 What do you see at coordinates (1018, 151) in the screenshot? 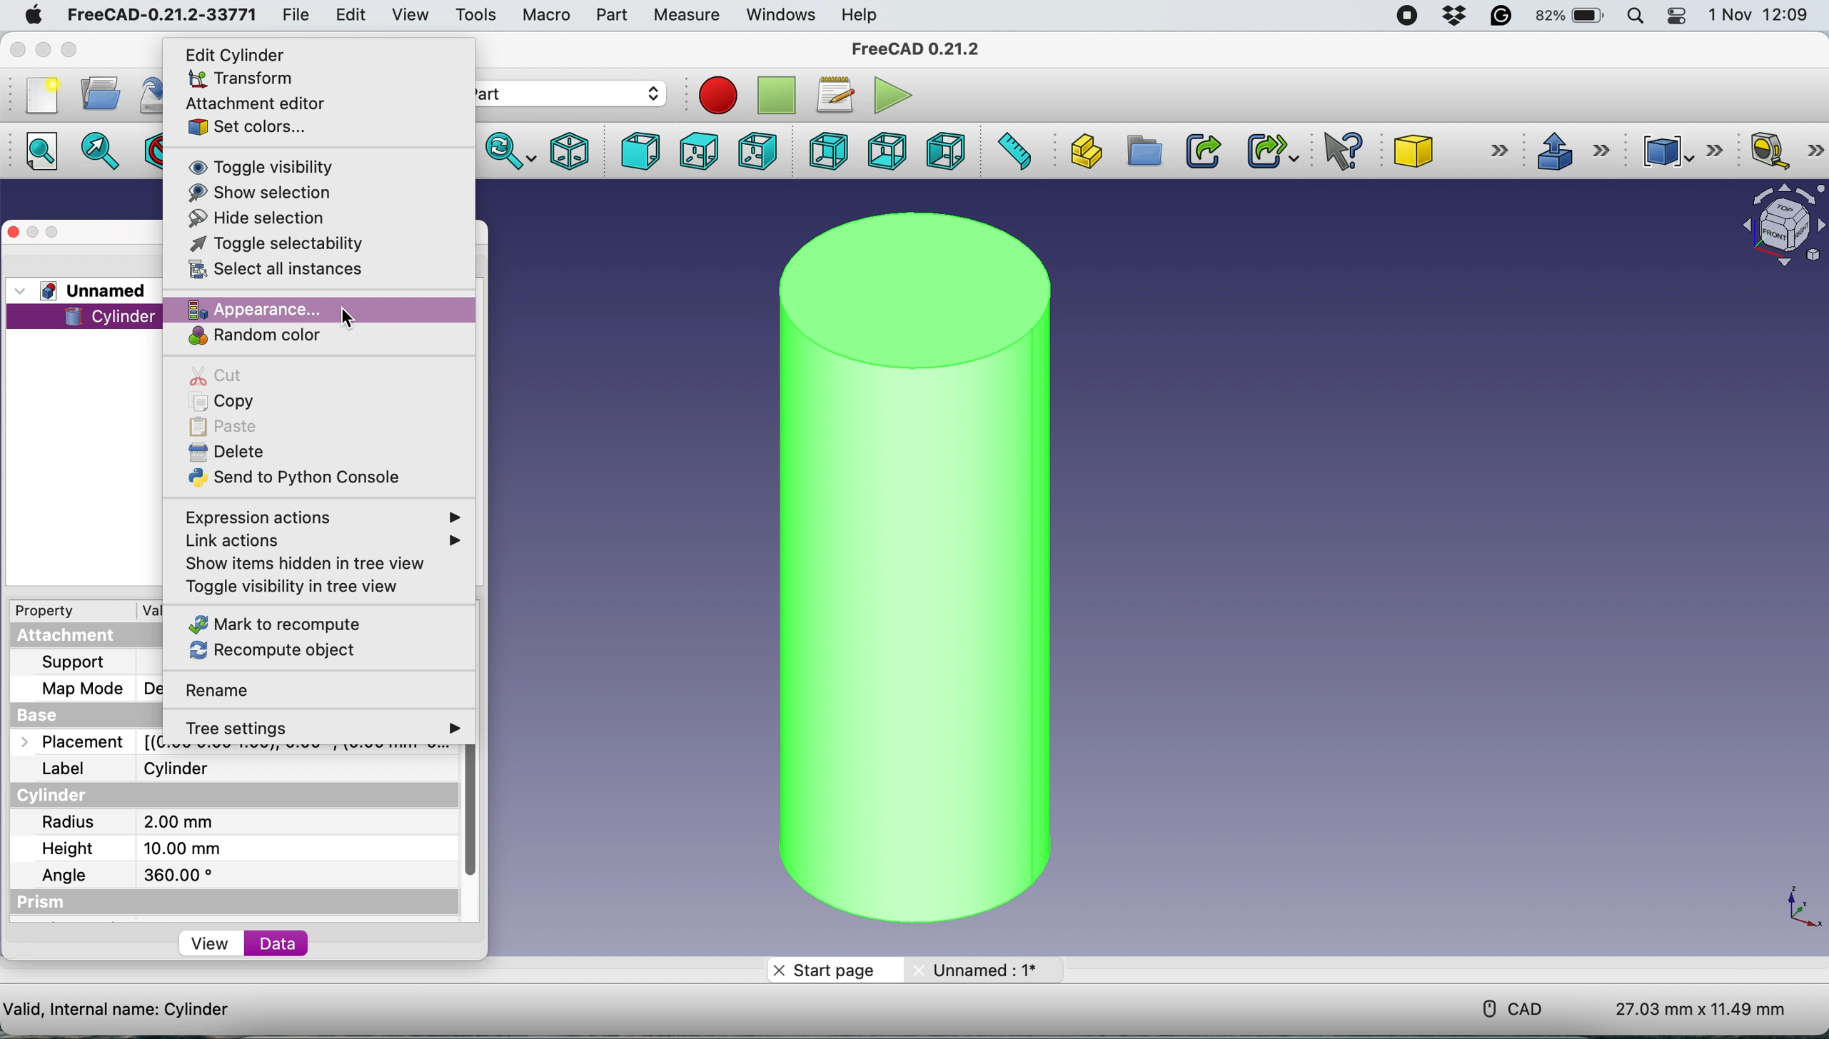
I see `measure distance` at bounding box center [1018, 151].